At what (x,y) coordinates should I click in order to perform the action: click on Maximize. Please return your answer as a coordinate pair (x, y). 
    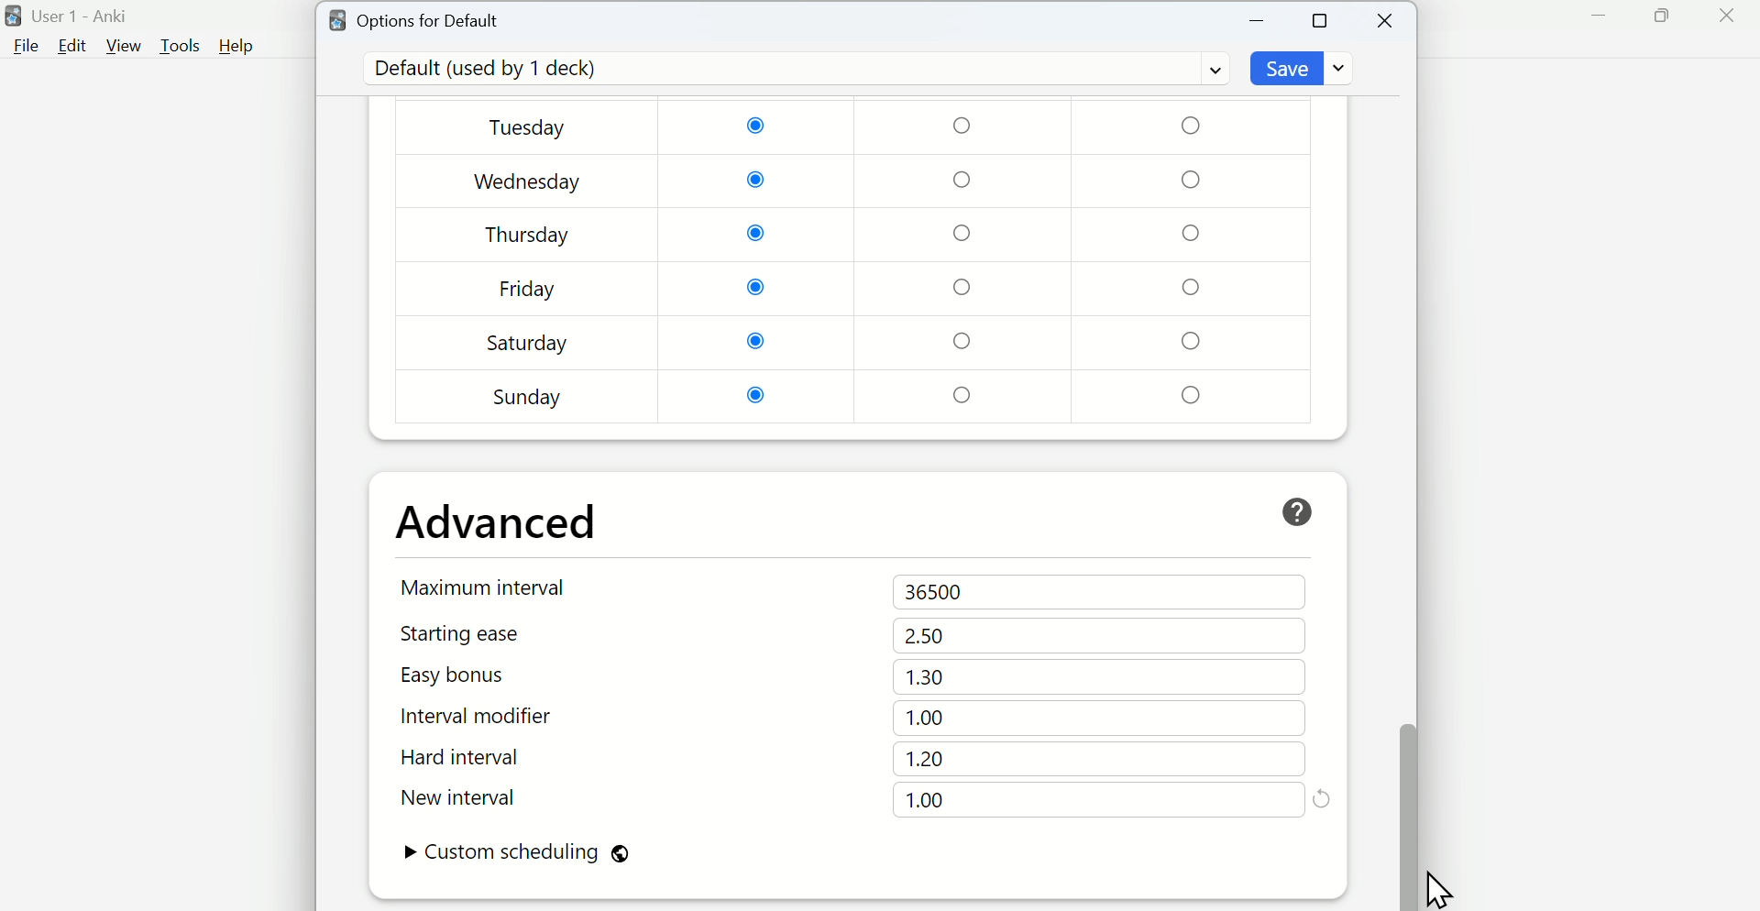
    Looking at the image, I should click on (1321, 19).